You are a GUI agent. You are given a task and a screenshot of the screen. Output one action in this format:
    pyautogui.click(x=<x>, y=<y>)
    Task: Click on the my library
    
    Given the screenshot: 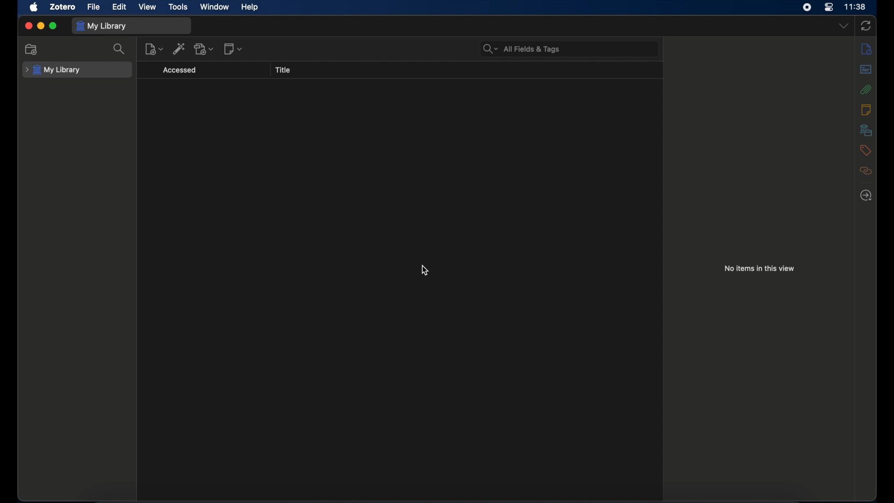 What is the action you would take?
    pyautogui.click(x=102, y=26)
    